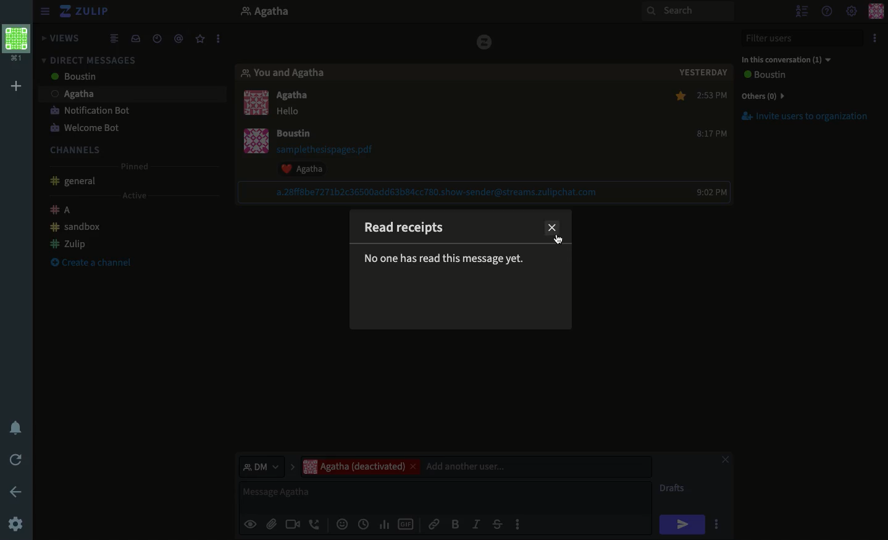 The height and width of the screenshot is (540, 888). I want to click on Strikethrough, so click(497, 524).